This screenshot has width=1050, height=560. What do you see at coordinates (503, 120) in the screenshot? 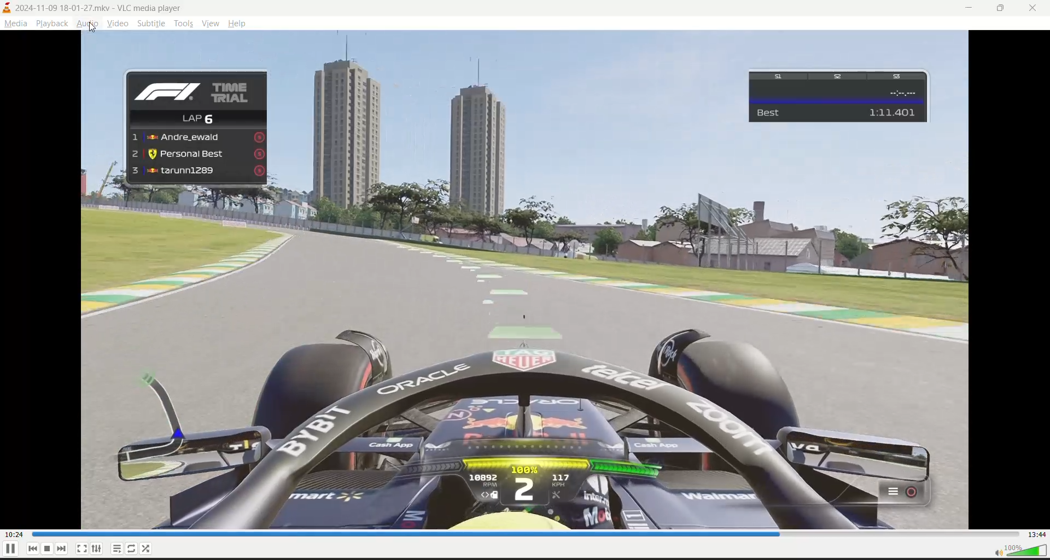
I see `preview` at bounding box center [503, 120].